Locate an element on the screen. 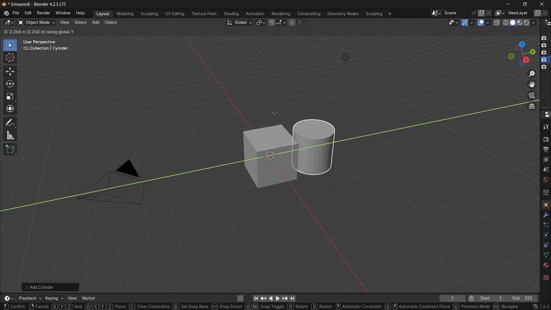  auto keyframing is located at coordinates (249, 299).